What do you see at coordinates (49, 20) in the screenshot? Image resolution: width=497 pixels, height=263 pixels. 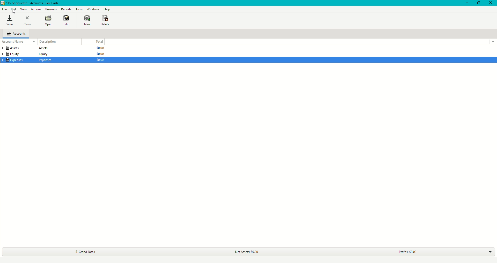 I see `Open` at bounding box center [49, 20].